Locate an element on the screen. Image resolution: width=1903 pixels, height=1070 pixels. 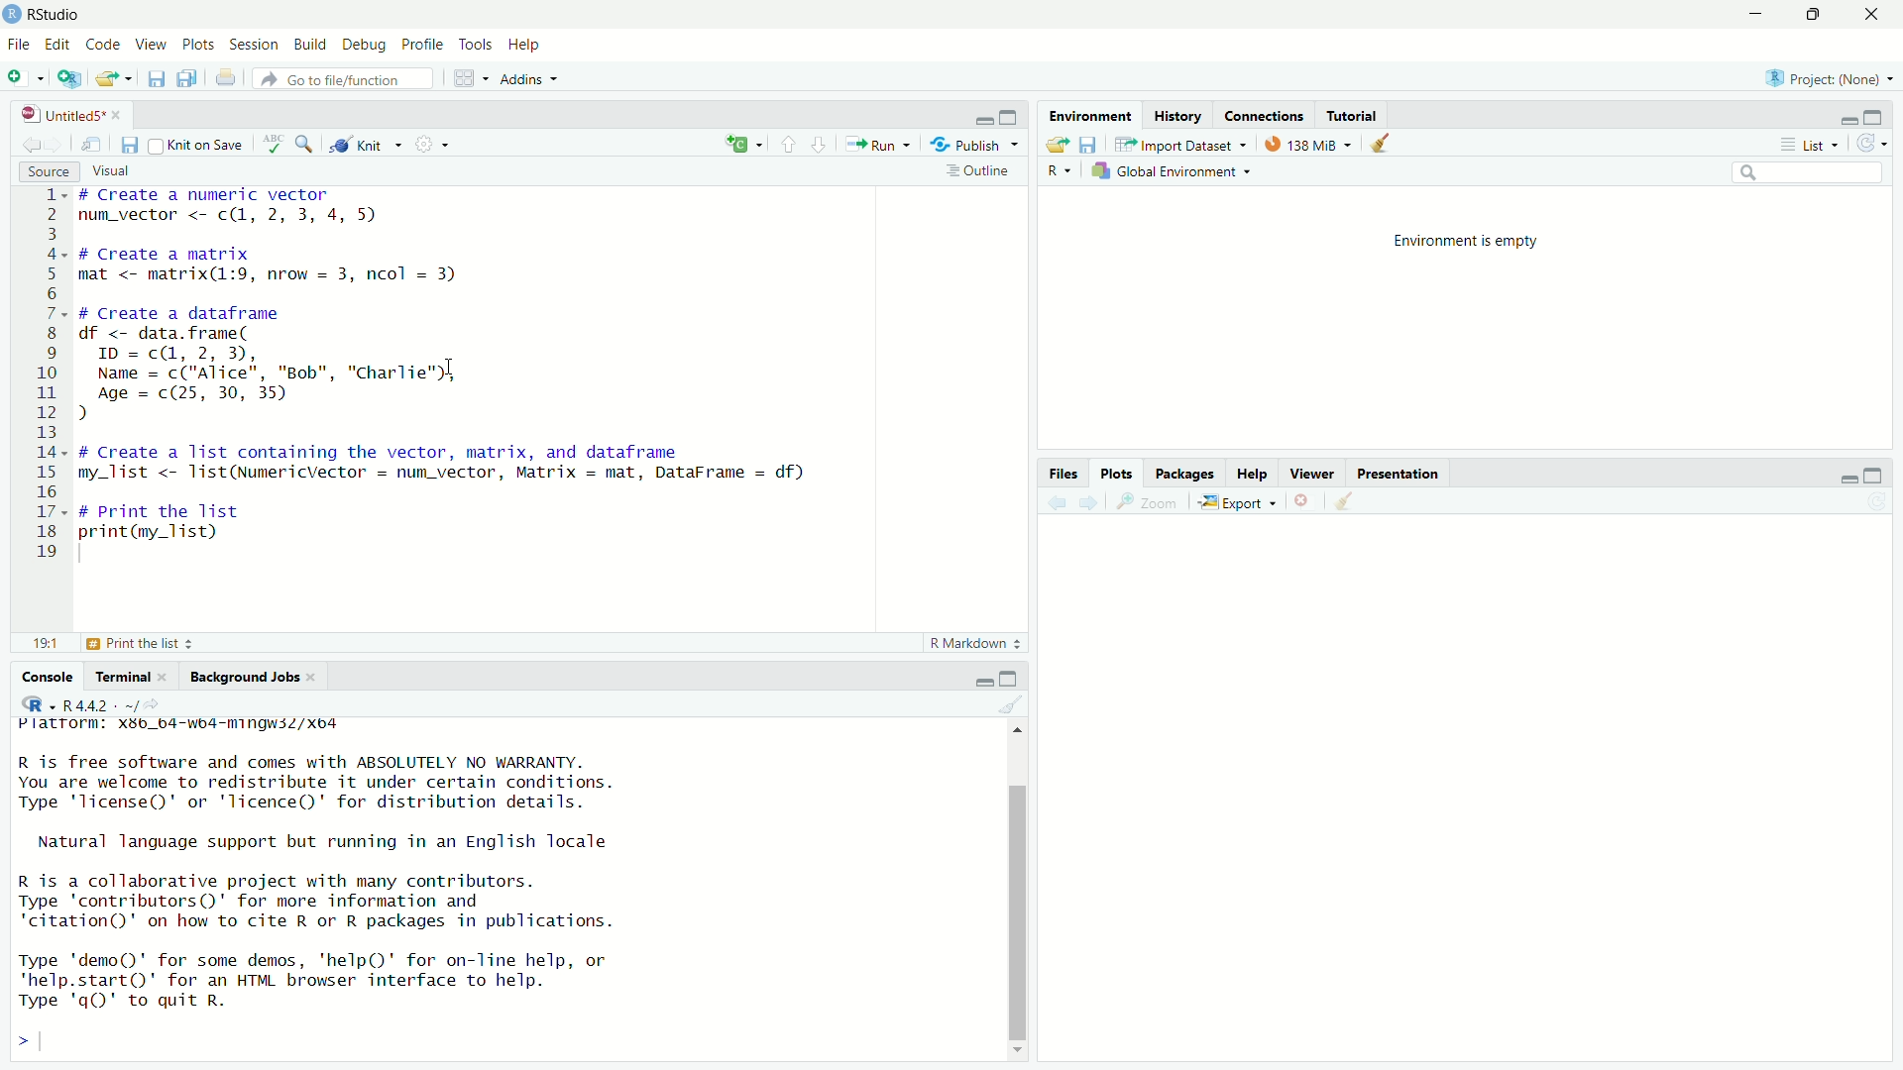
move is located at coordinates (95, 148).